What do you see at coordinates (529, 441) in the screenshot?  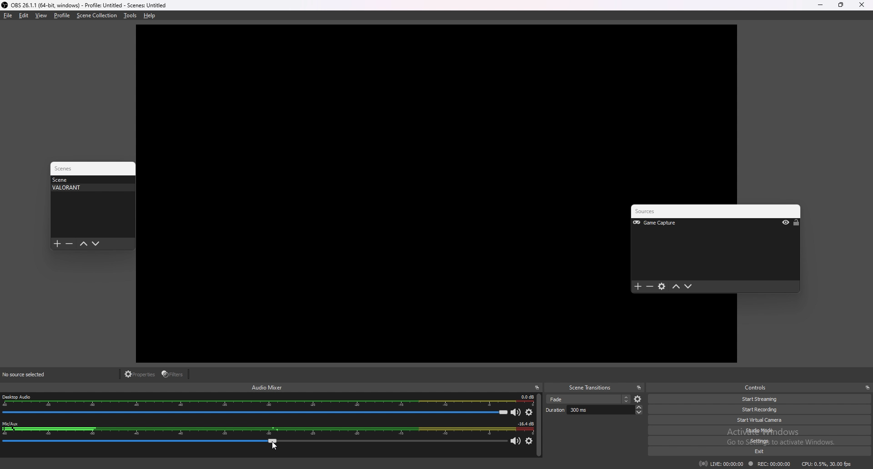 I see `mic/aux settings` at bounding box center [529, 441].